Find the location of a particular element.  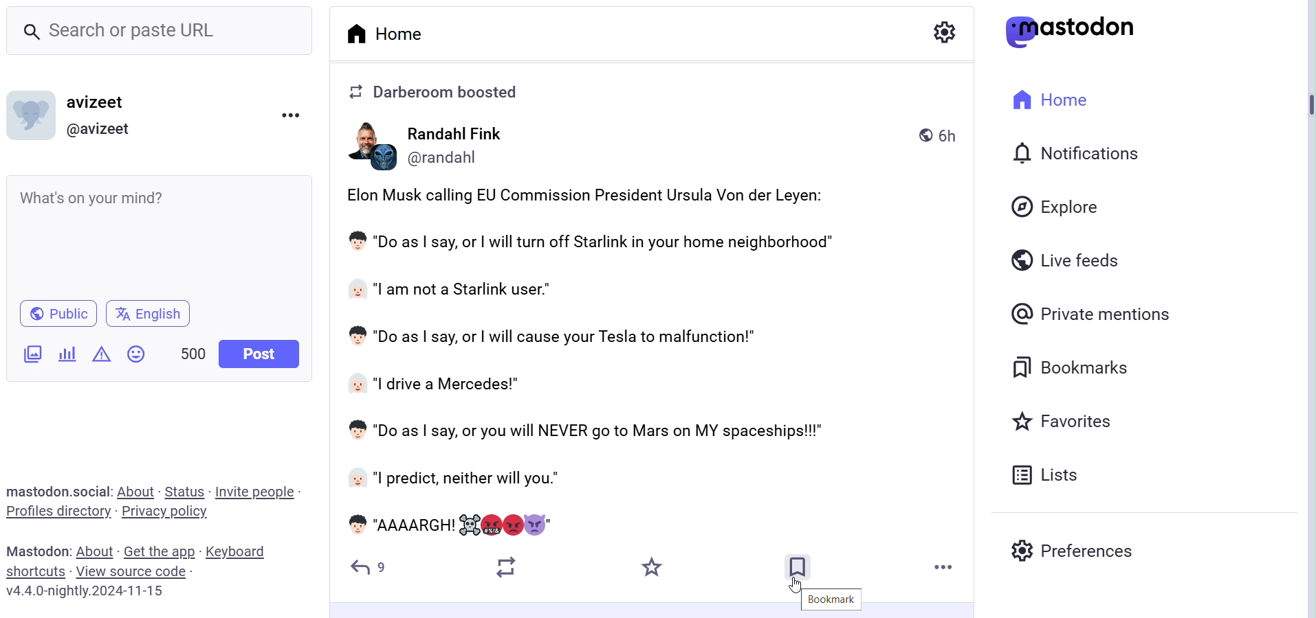

(@randaani is located at coordinates (467, 158).